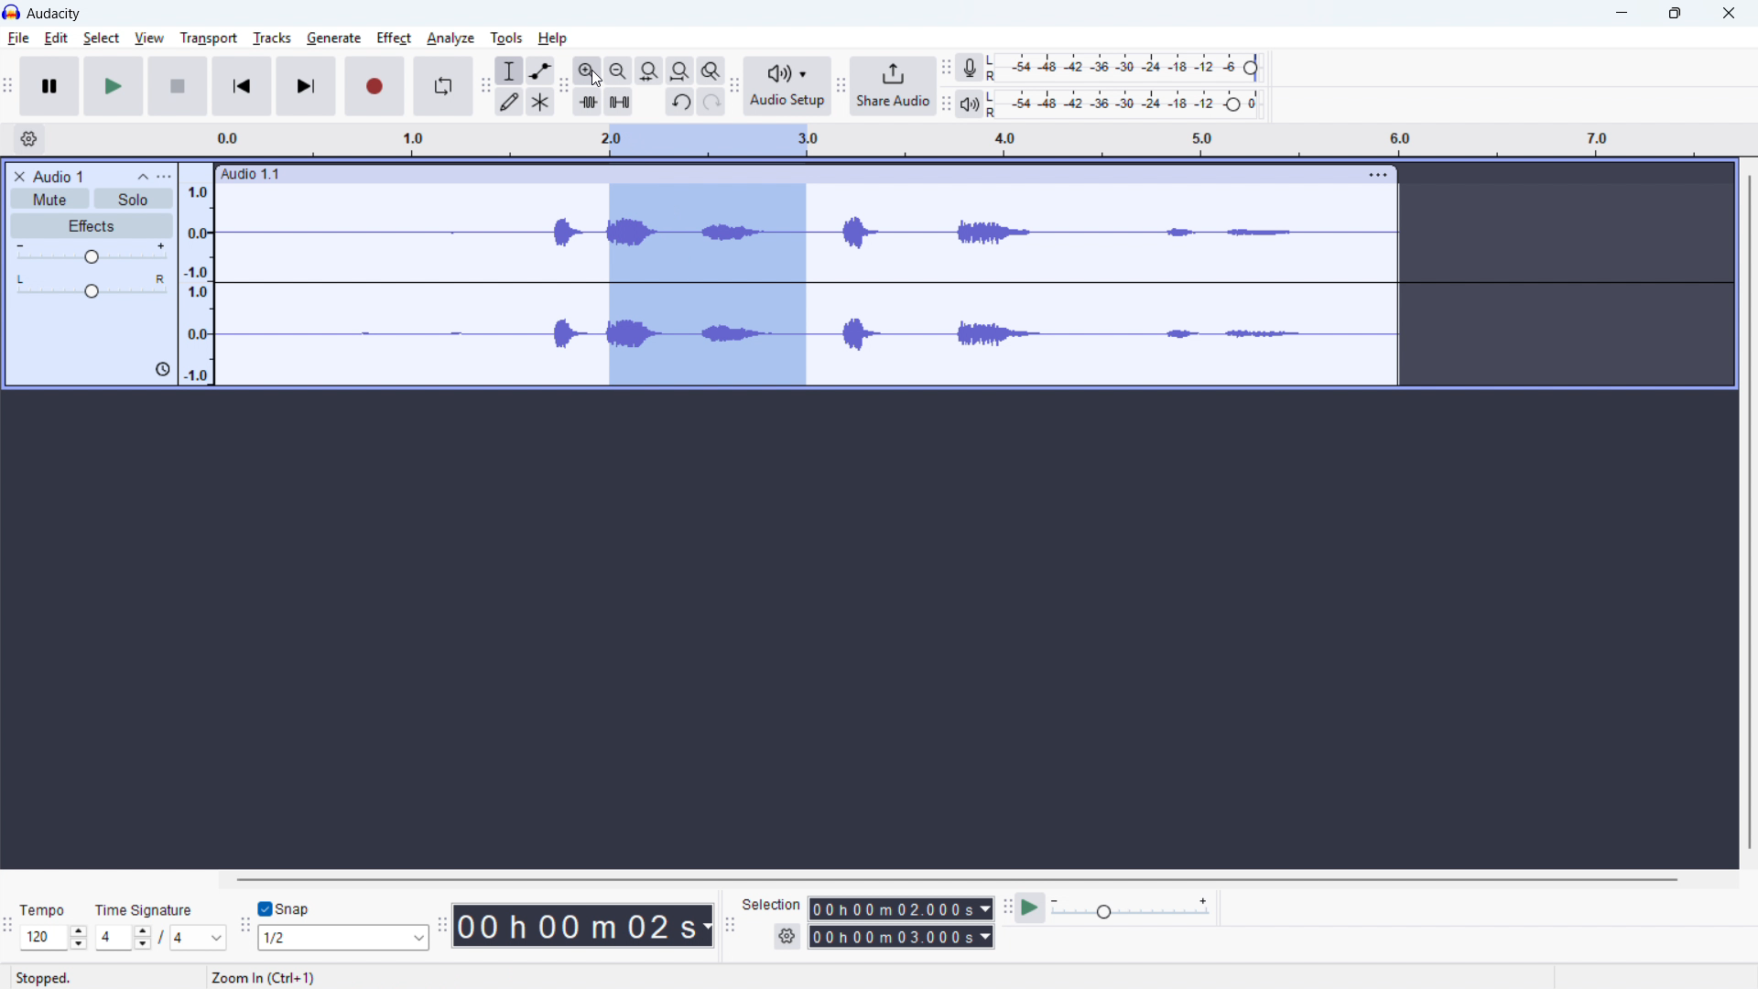 This screenshot has height=989, width=1758. I want to click on Stop, so click(177, 87).